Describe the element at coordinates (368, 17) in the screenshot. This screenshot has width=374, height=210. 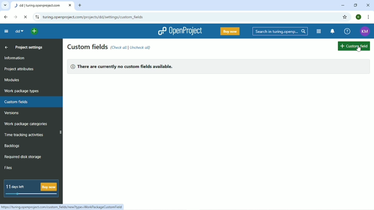
I see `Customize and control google chrome` at that location.